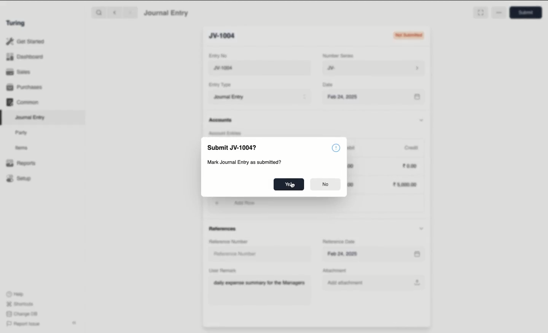 The height and width of the screenshot is (333, 548). Describe the element at coordinates (25, 57) in the screenshot. I see `Dashboard` at that location.